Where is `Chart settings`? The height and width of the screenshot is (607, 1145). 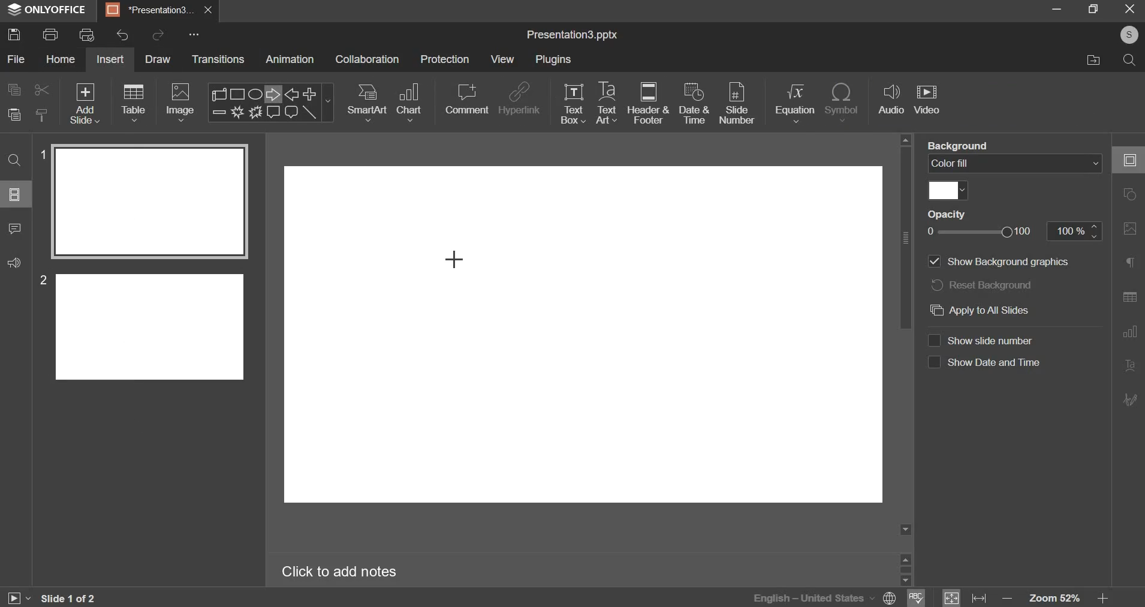 Chart settings is located at coordinates (1130, 332).